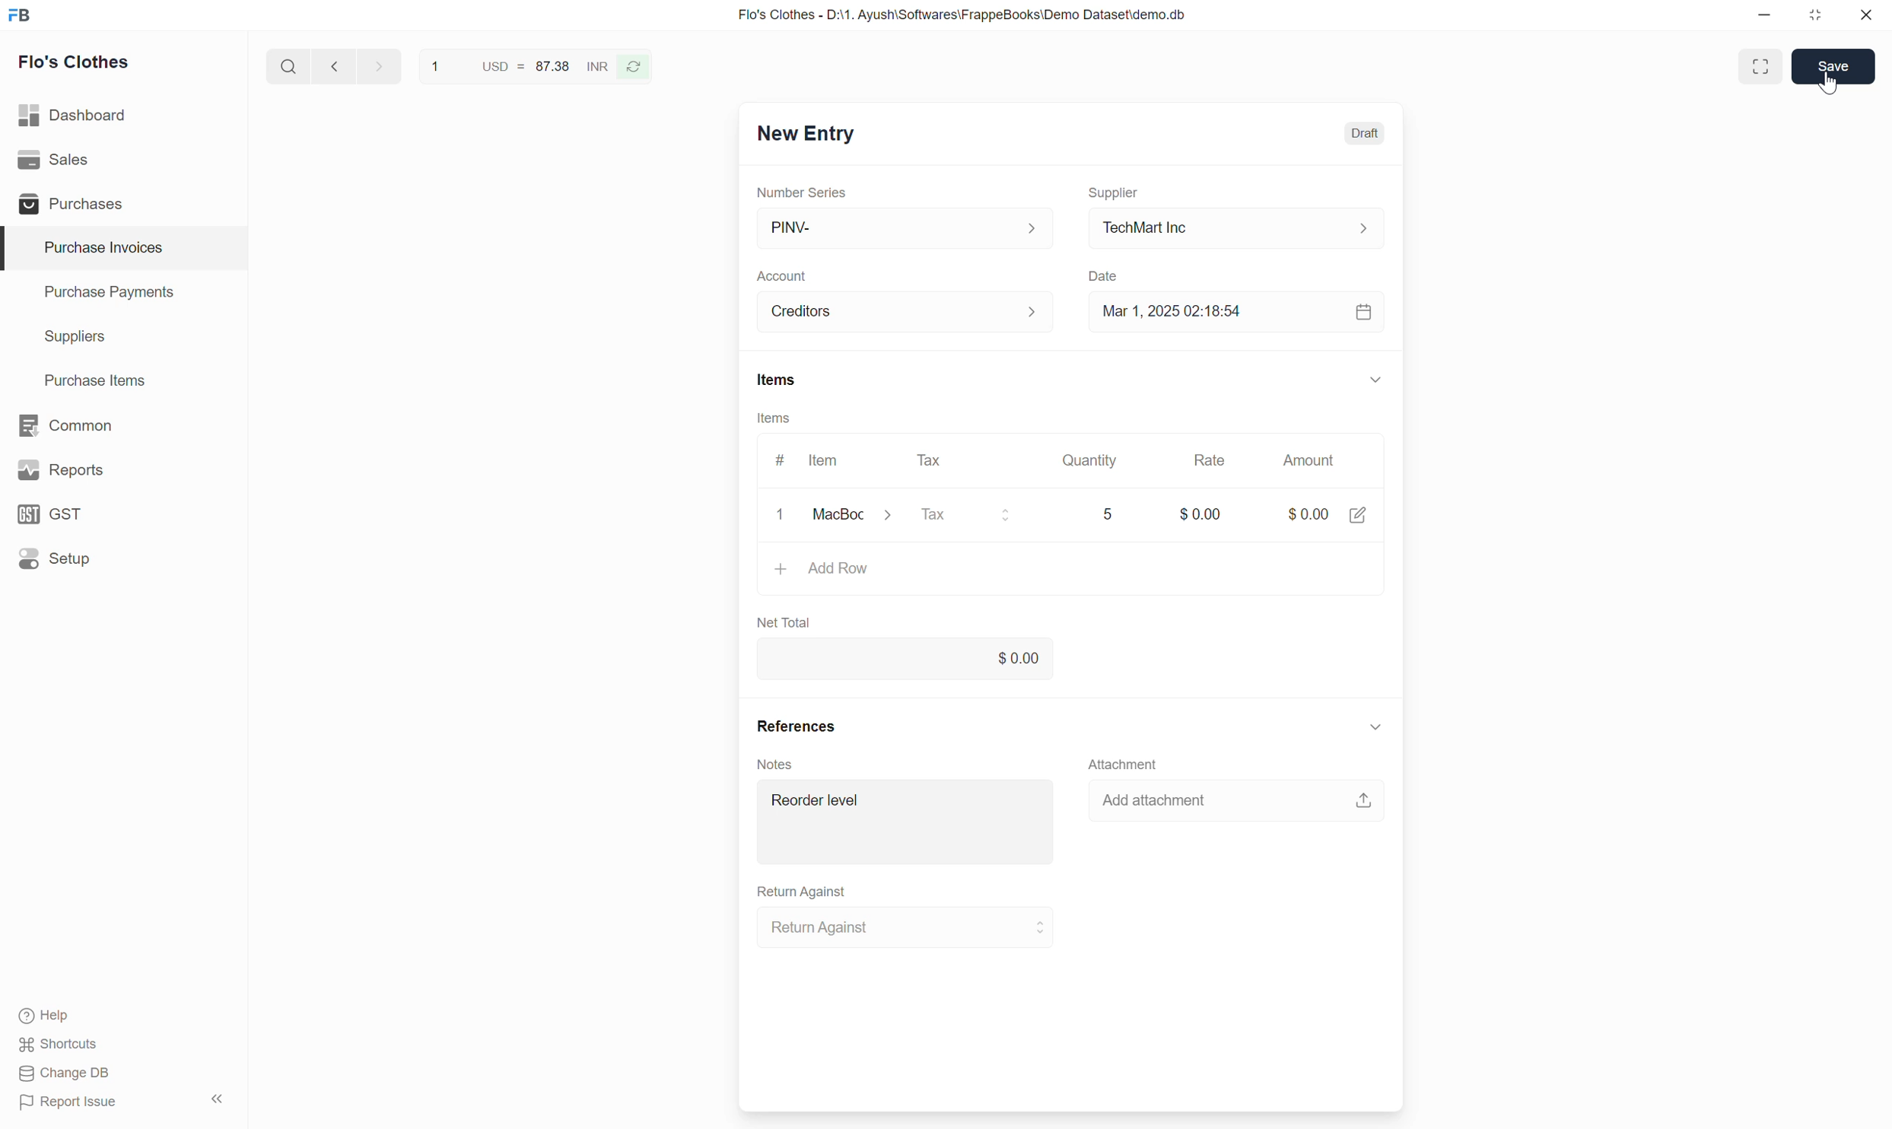  Describe the element at coordinates (777, 380) in the screenshot. I see `Items` at that location.